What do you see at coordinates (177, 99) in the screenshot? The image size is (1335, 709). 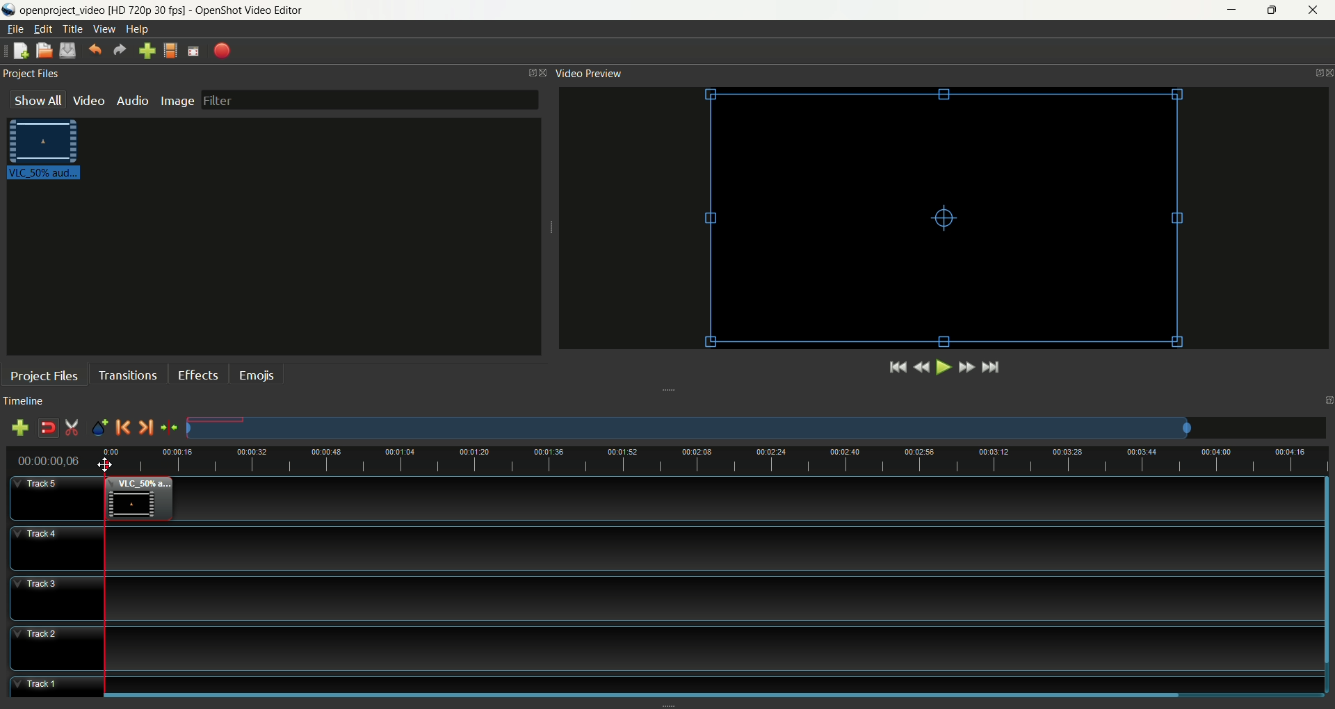 I see `image` at bounding box center [177, 99].